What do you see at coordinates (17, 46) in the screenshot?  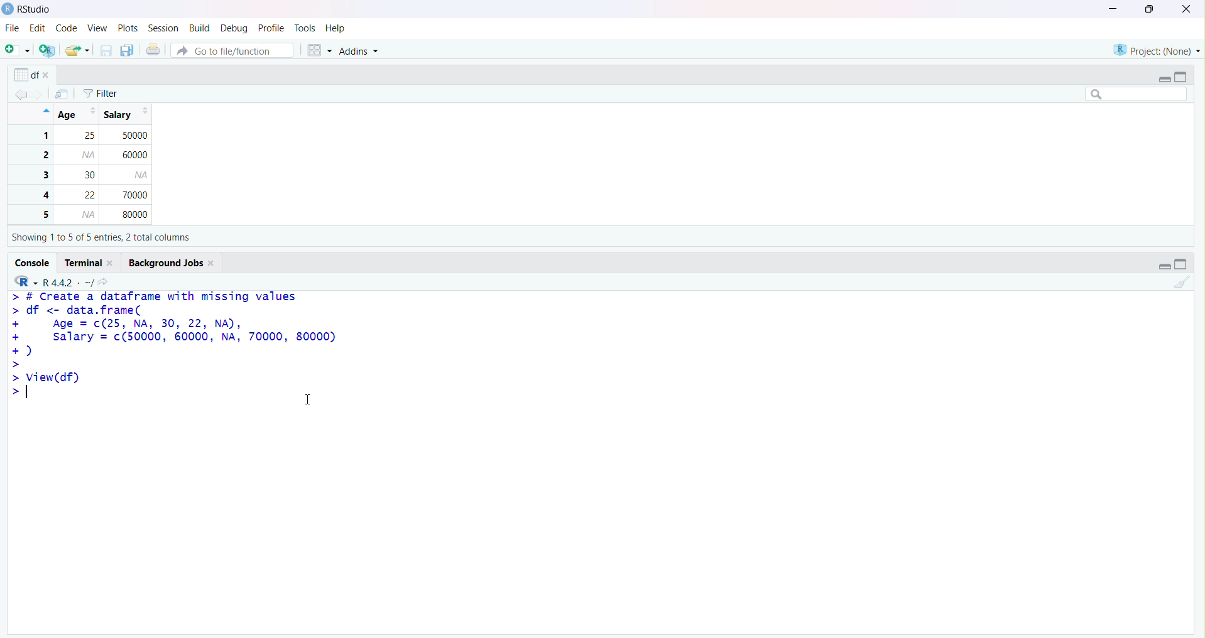 I see `New File` at bounding box center [17, 46].